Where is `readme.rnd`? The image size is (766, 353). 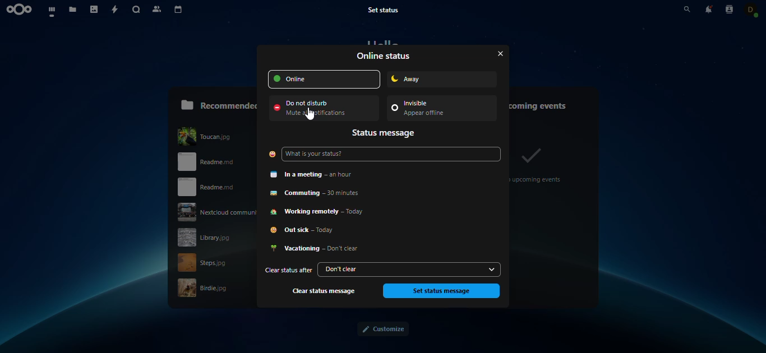 readme.rnd is located at coordinates (211, 188).